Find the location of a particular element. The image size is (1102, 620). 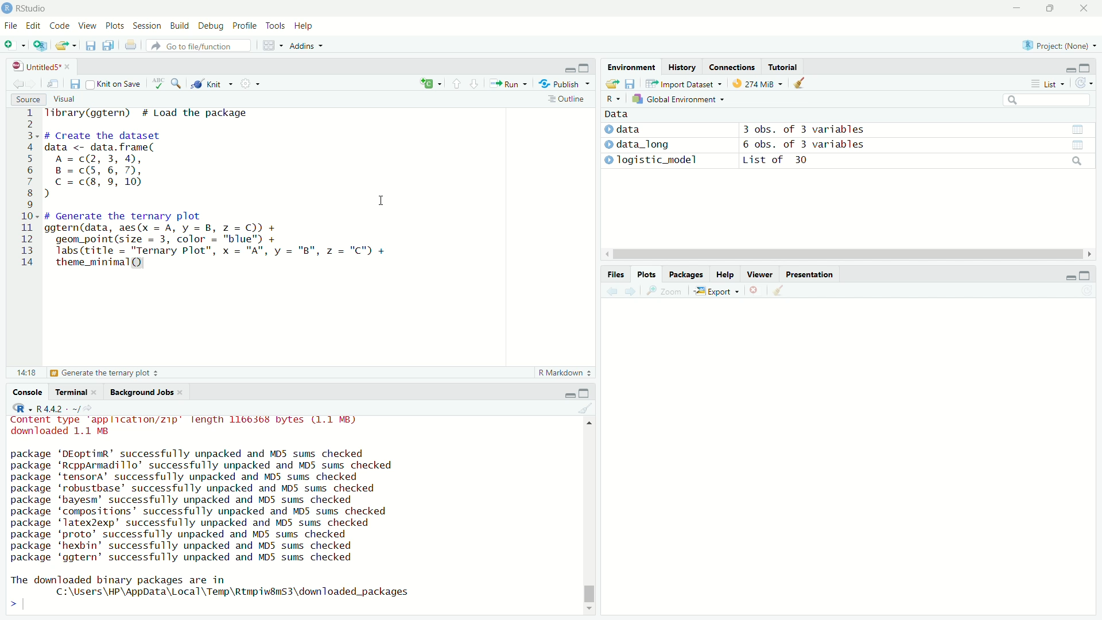

save is located at coordinates (89, 48).